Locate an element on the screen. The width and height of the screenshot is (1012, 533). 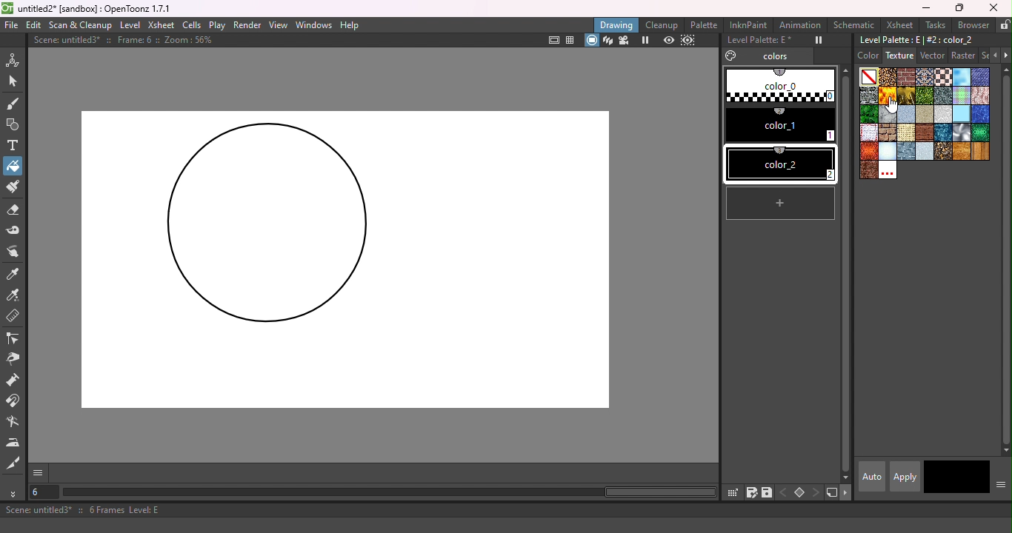
Plain color is located at coordinates (868, 76).